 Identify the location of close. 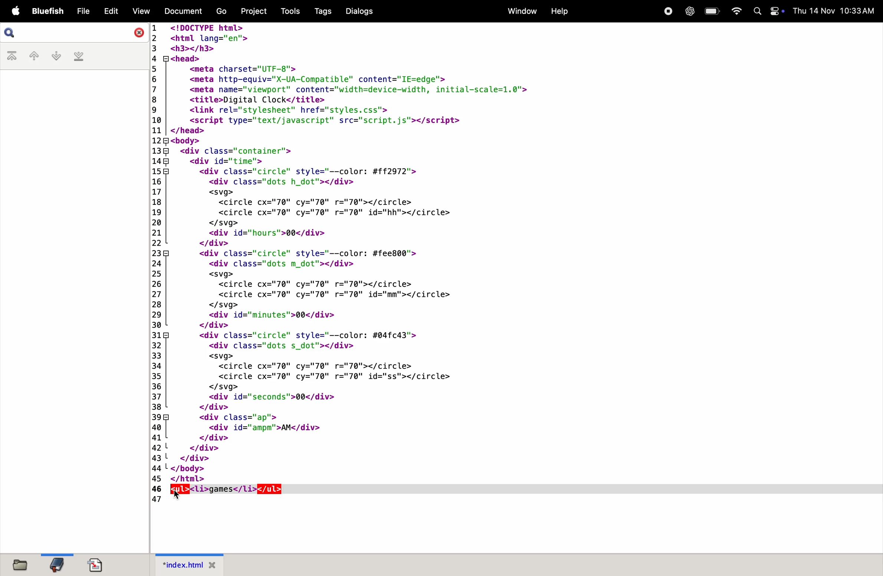
(137, 33).